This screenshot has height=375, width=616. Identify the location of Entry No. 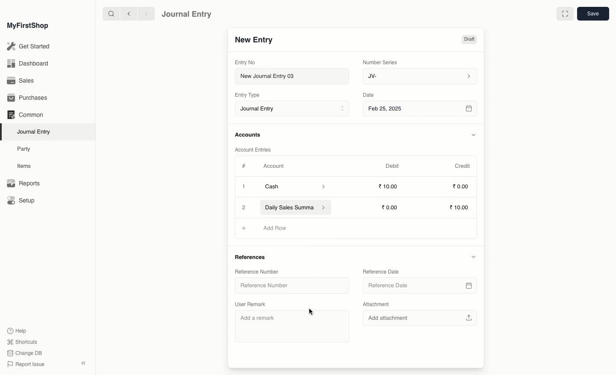
(246, 62).